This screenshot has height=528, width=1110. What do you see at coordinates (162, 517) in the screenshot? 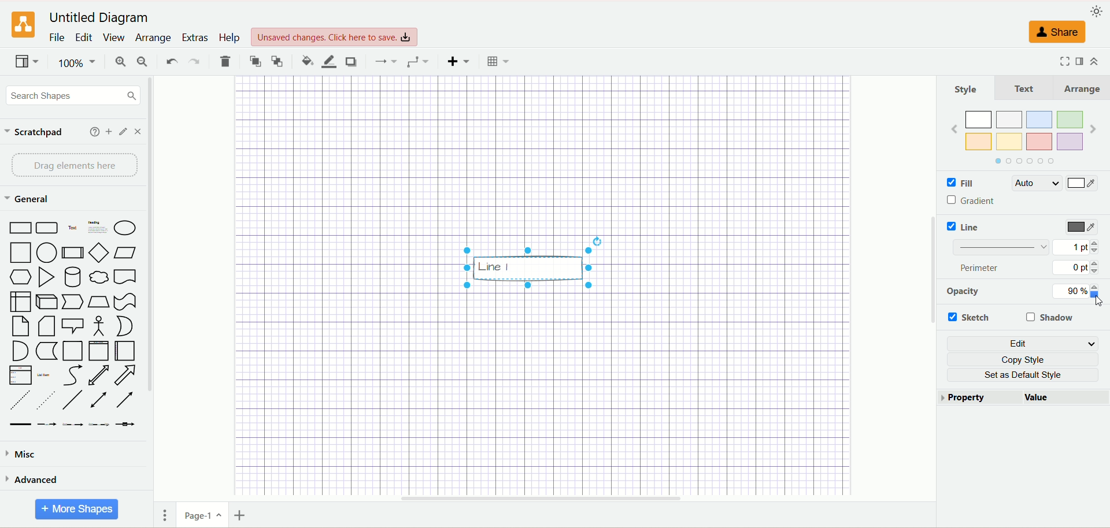
I see `pages` at bounding box center [162, 517].